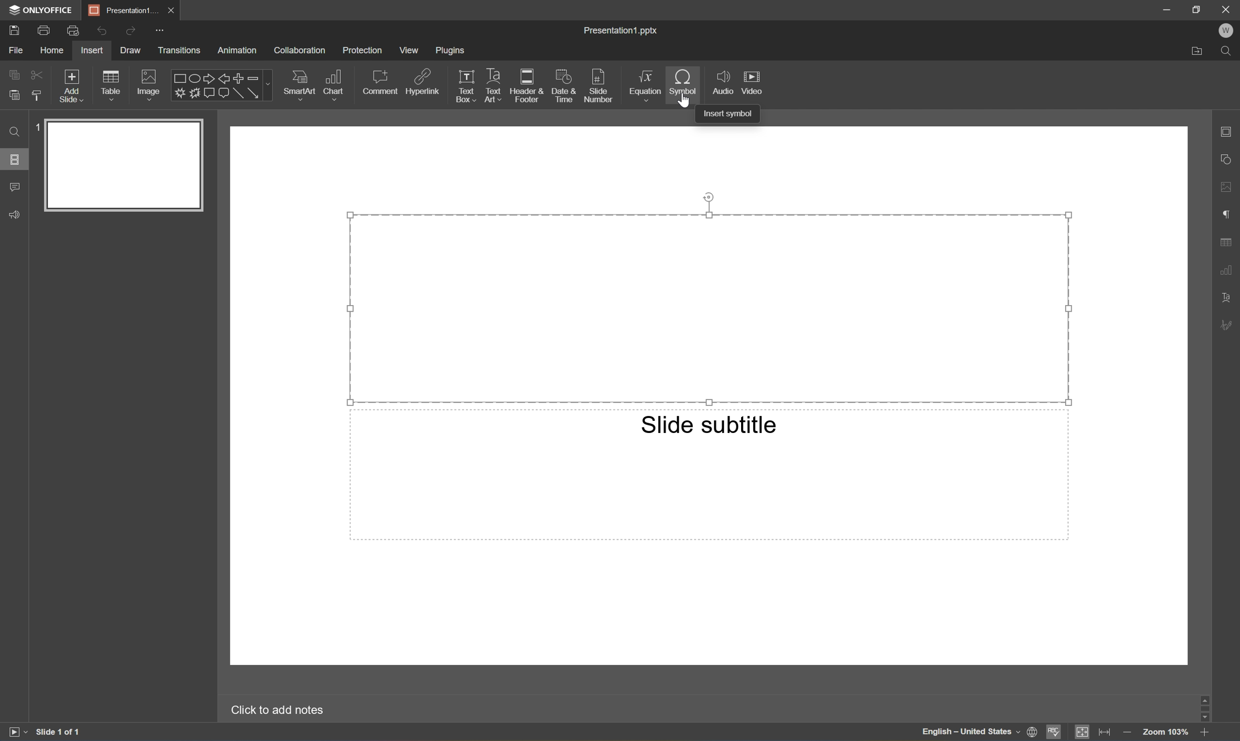 This screenshot has width=1240, height=741. I want to click on Chart settings, so click(1227, 271).